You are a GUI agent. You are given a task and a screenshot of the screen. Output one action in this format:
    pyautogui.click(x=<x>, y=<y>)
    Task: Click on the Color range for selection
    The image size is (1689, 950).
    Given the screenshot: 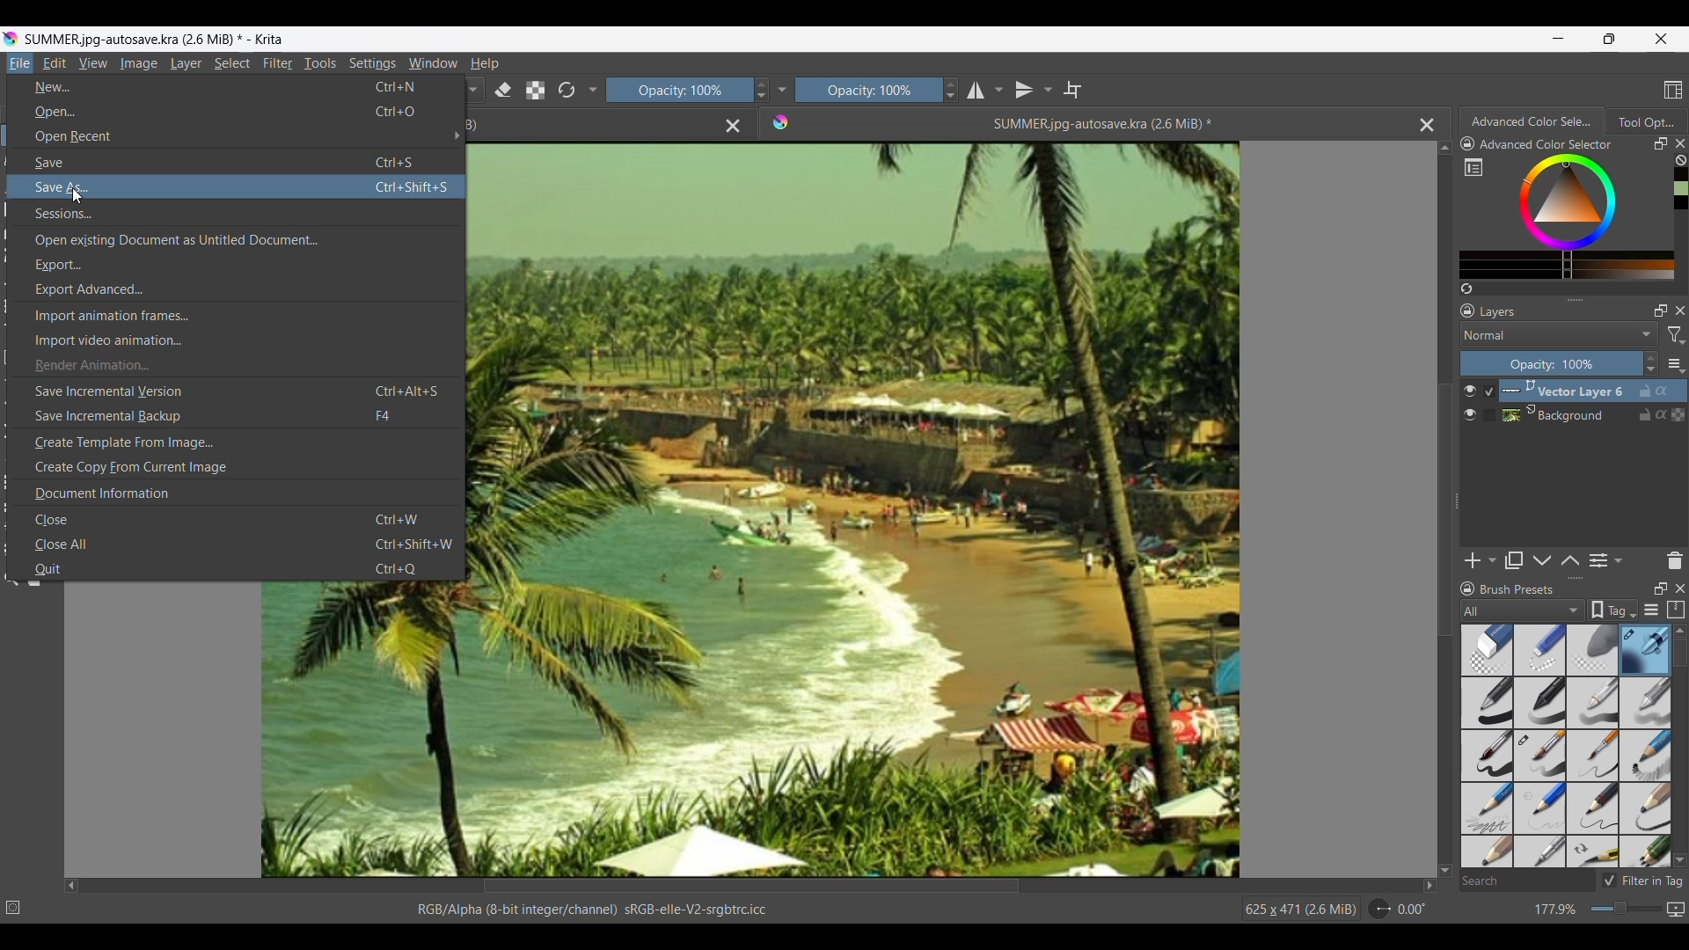 What is the action you would take?
    pyautogui.click(x=1578, y=216)
    